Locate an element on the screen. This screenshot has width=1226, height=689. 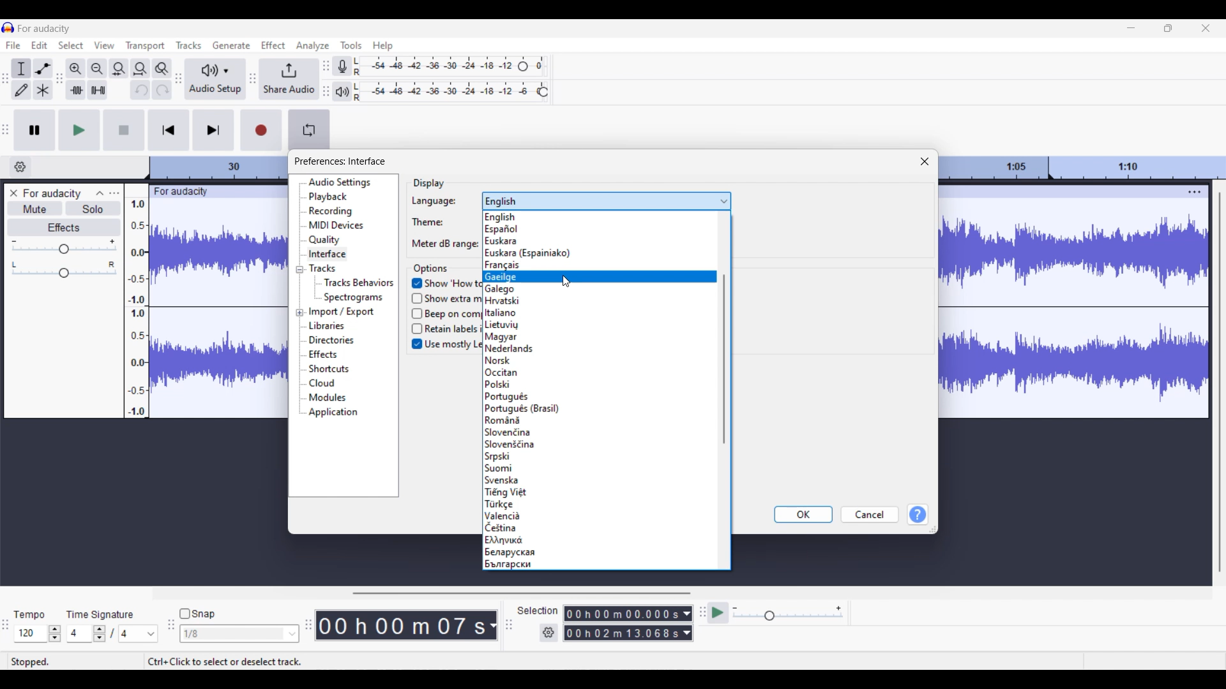
Generate menu is located at coordinates (231, 45).